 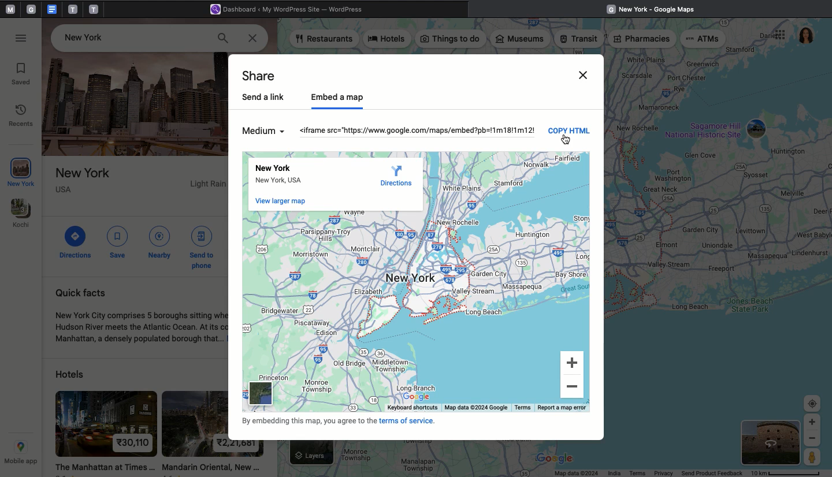 I want to click on hotel 1, so click(x=103, y=428).